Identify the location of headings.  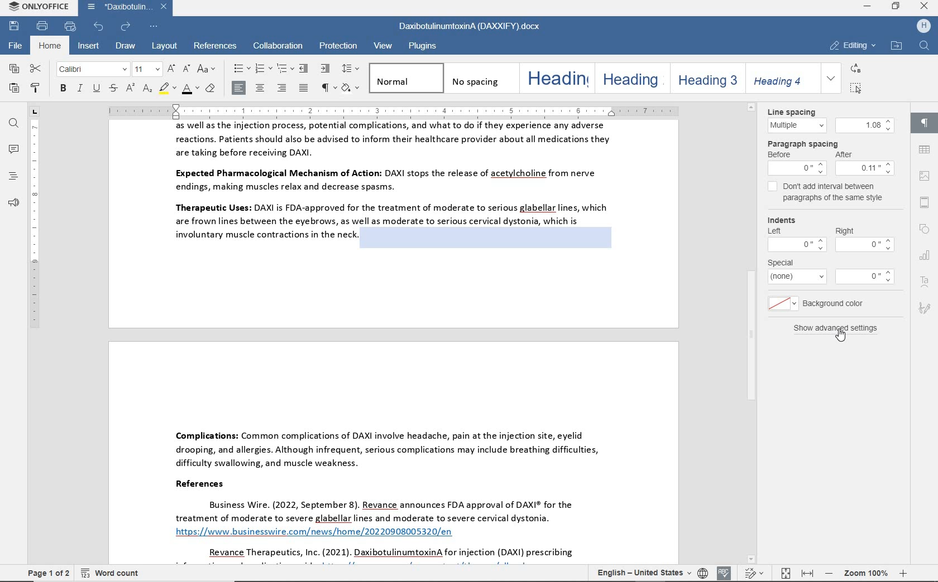
(11, 177).